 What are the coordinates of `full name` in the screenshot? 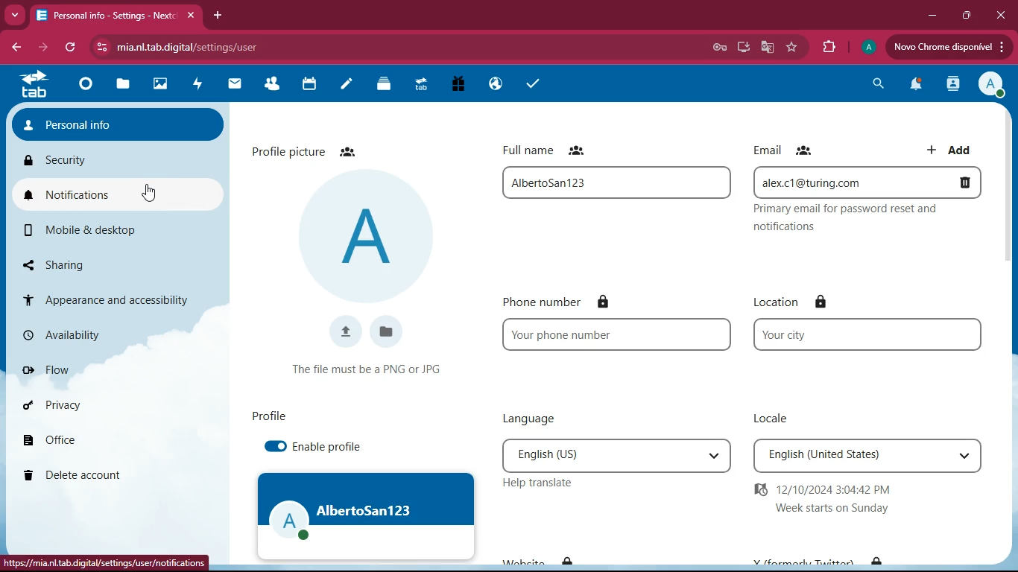 It's located at (618, 183).